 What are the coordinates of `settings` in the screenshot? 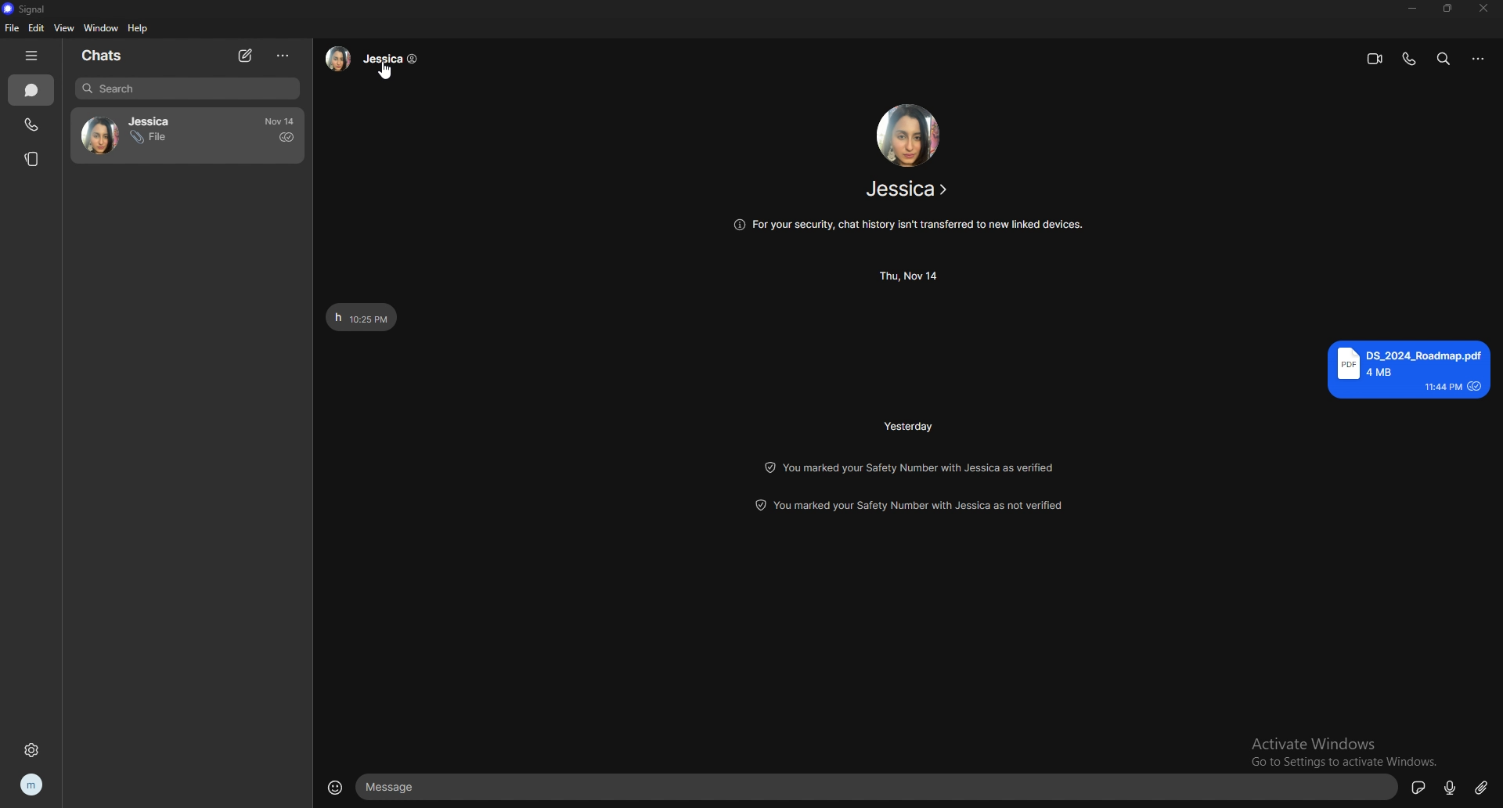 It's located at (34, 748).